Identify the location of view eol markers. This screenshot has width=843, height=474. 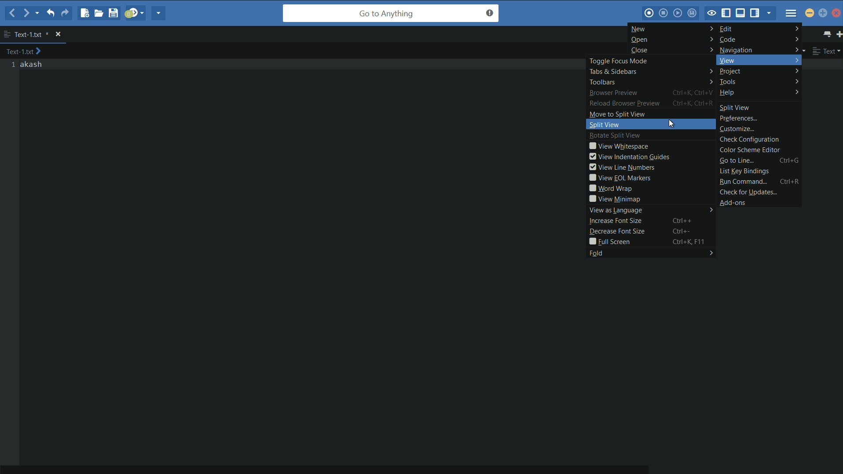
(652, 178).